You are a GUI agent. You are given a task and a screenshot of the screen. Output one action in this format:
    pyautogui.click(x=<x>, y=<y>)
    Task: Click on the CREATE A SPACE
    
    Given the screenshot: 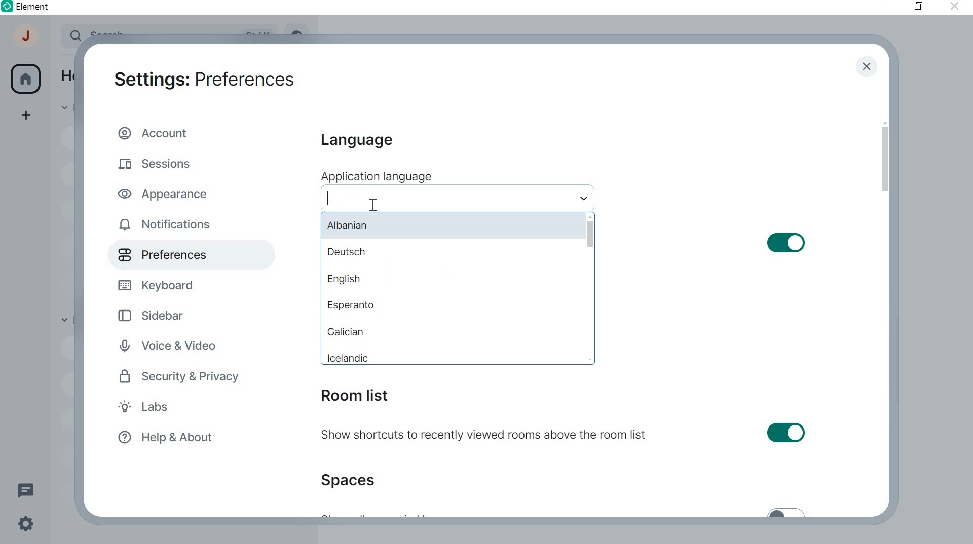 What is the action you would take?
    pyautogui.click(x=27, y=117)
    